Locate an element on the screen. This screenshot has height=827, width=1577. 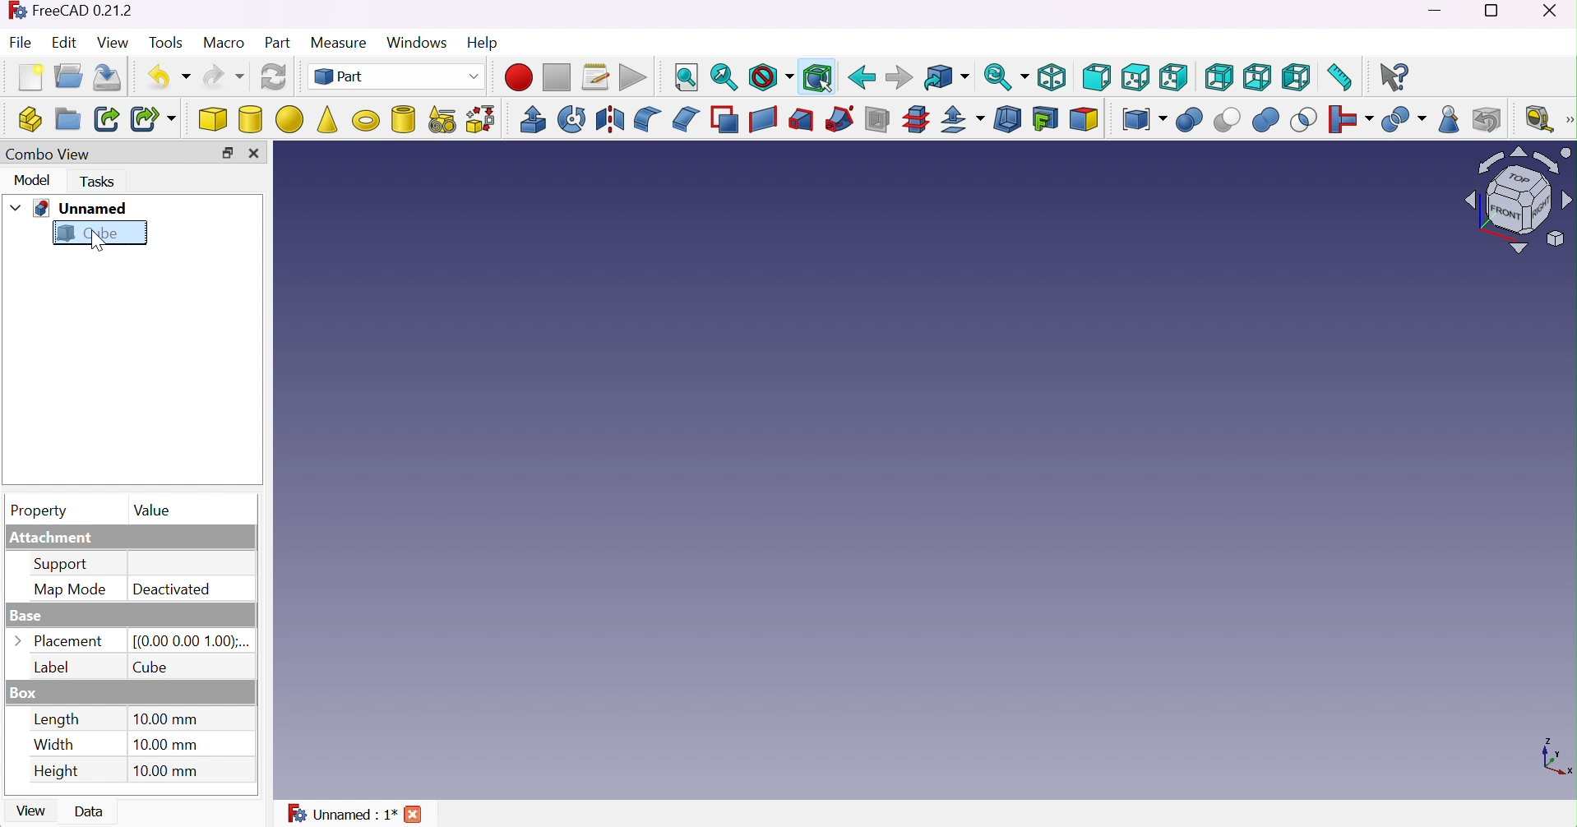
Drop down is located at coordinates (16, 208).